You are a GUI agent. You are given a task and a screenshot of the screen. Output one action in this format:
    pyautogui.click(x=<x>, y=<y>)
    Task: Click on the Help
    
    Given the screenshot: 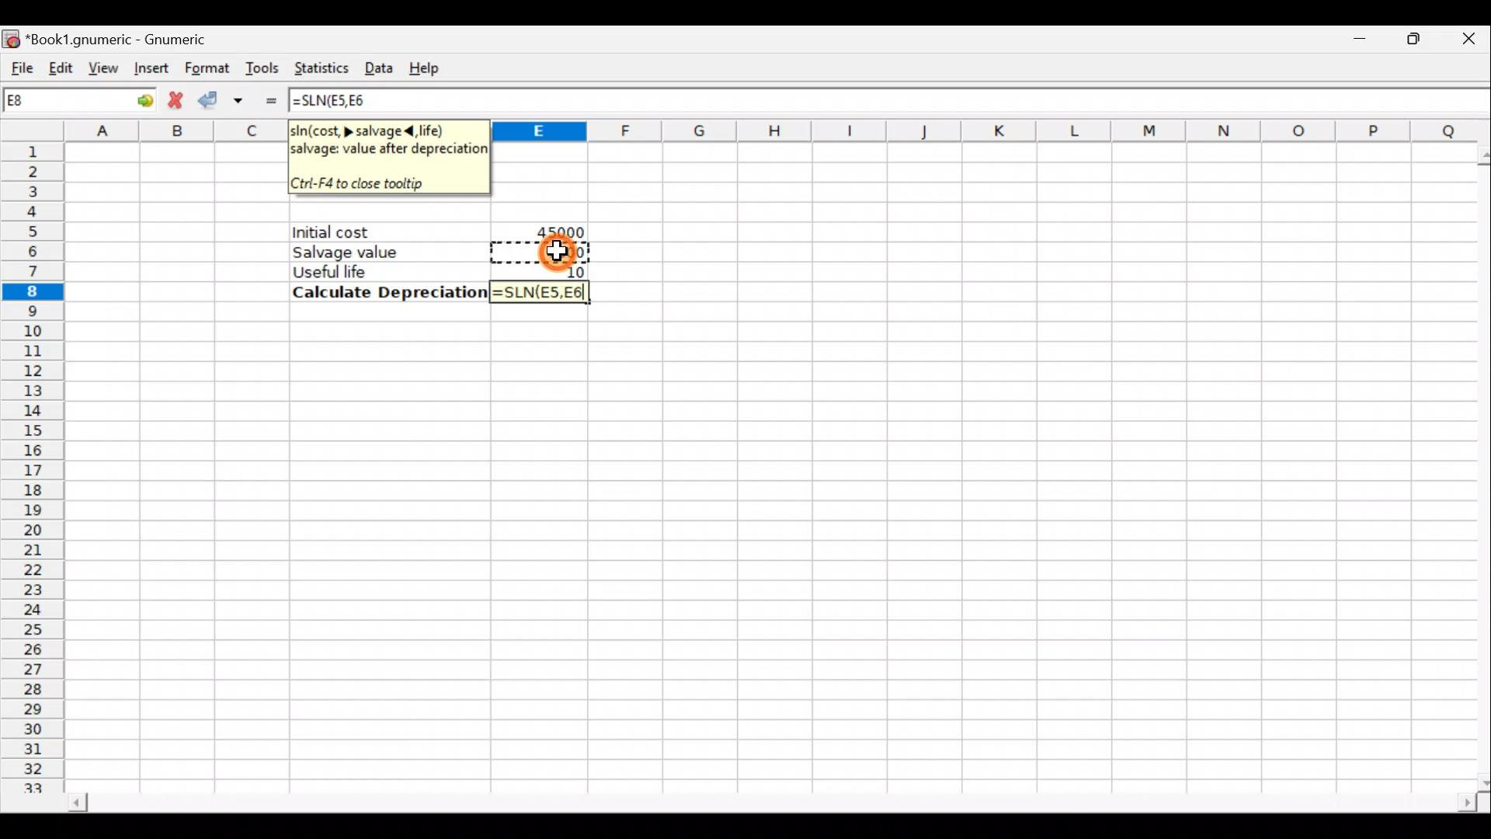 What is the action you would take?
    pyautogui.click(x=433, y=63)
    